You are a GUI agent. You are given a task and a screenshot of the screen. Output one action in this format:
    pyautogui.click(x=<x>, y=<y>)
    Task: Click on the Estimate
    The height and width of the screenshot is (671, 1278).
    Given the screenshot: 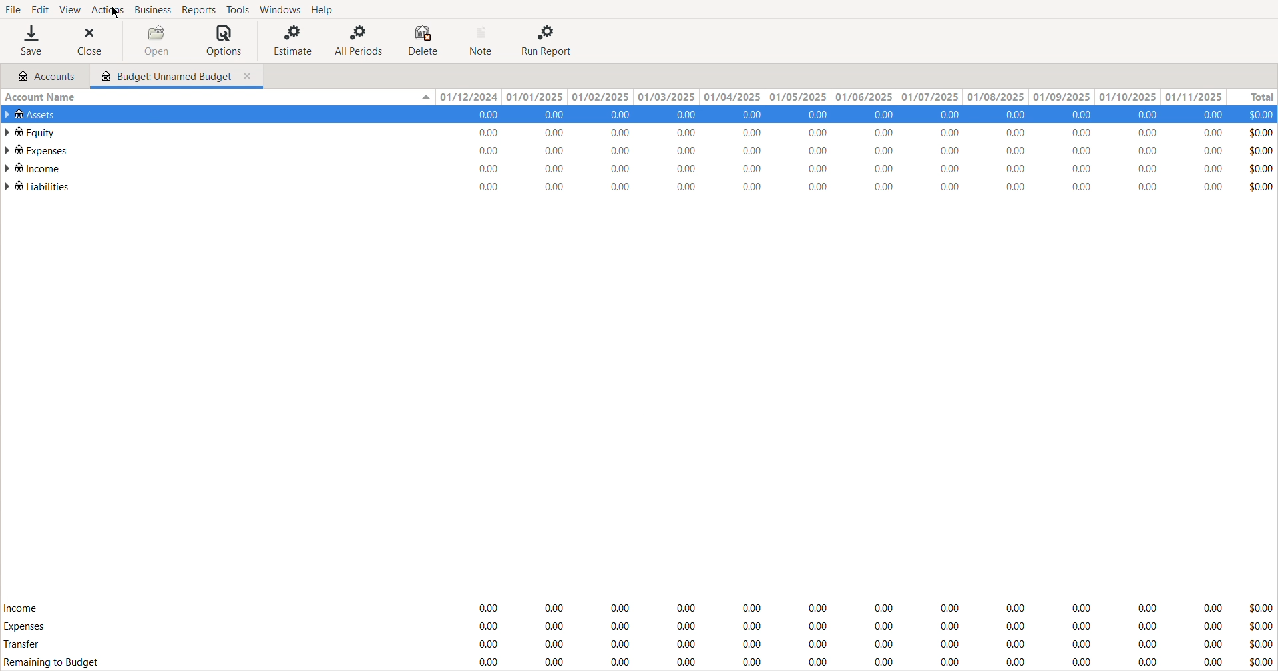 What is the action you would take?
    pyautogui.click(x=290, y=40)
    